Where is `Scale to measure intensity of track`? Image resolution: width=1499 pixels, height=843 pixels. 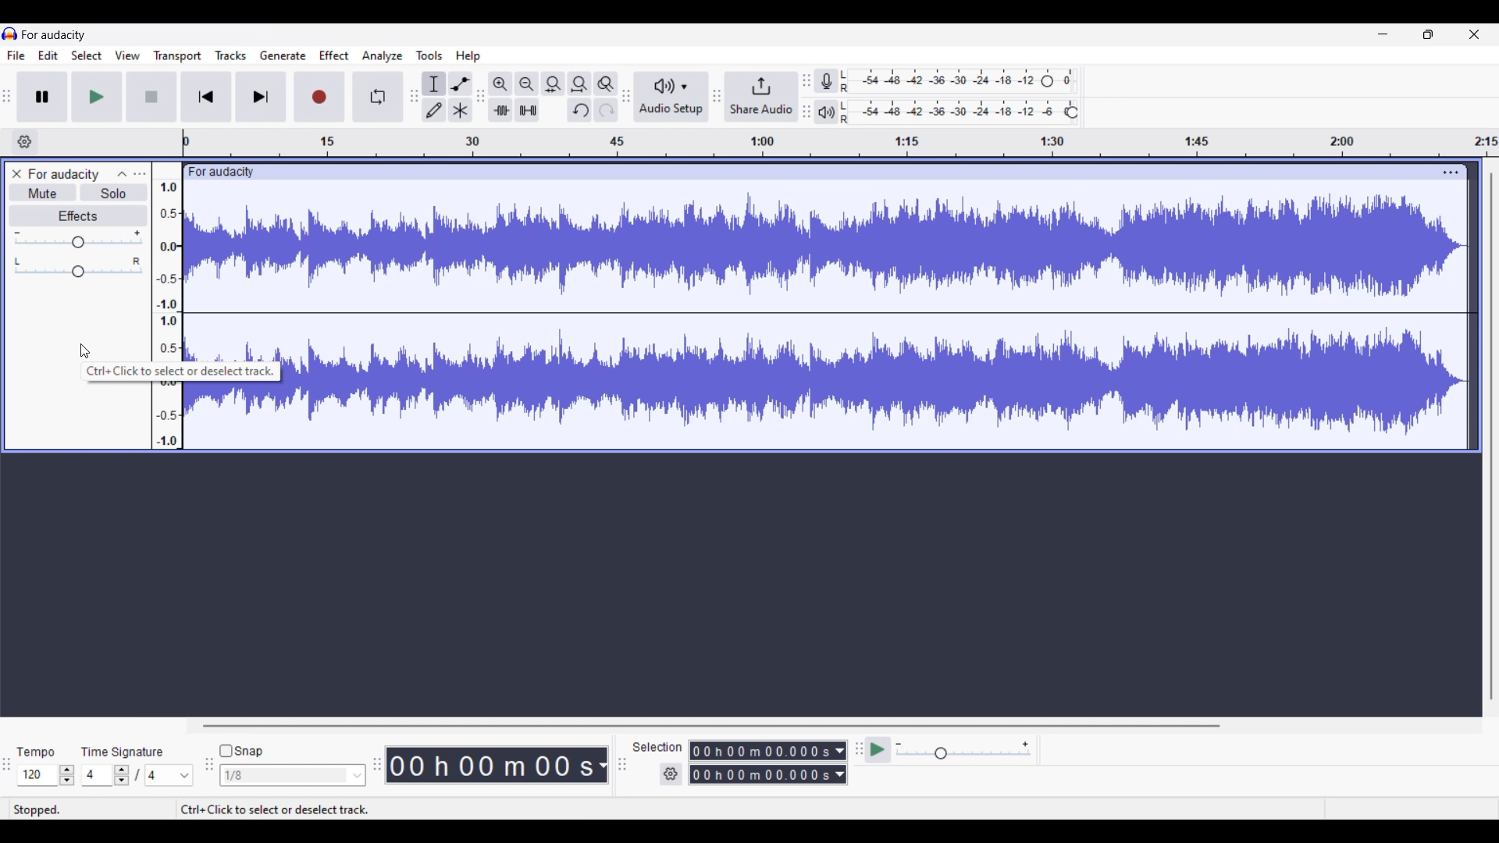
Scale to measure intensity of track is located at coordinates (167, 270).